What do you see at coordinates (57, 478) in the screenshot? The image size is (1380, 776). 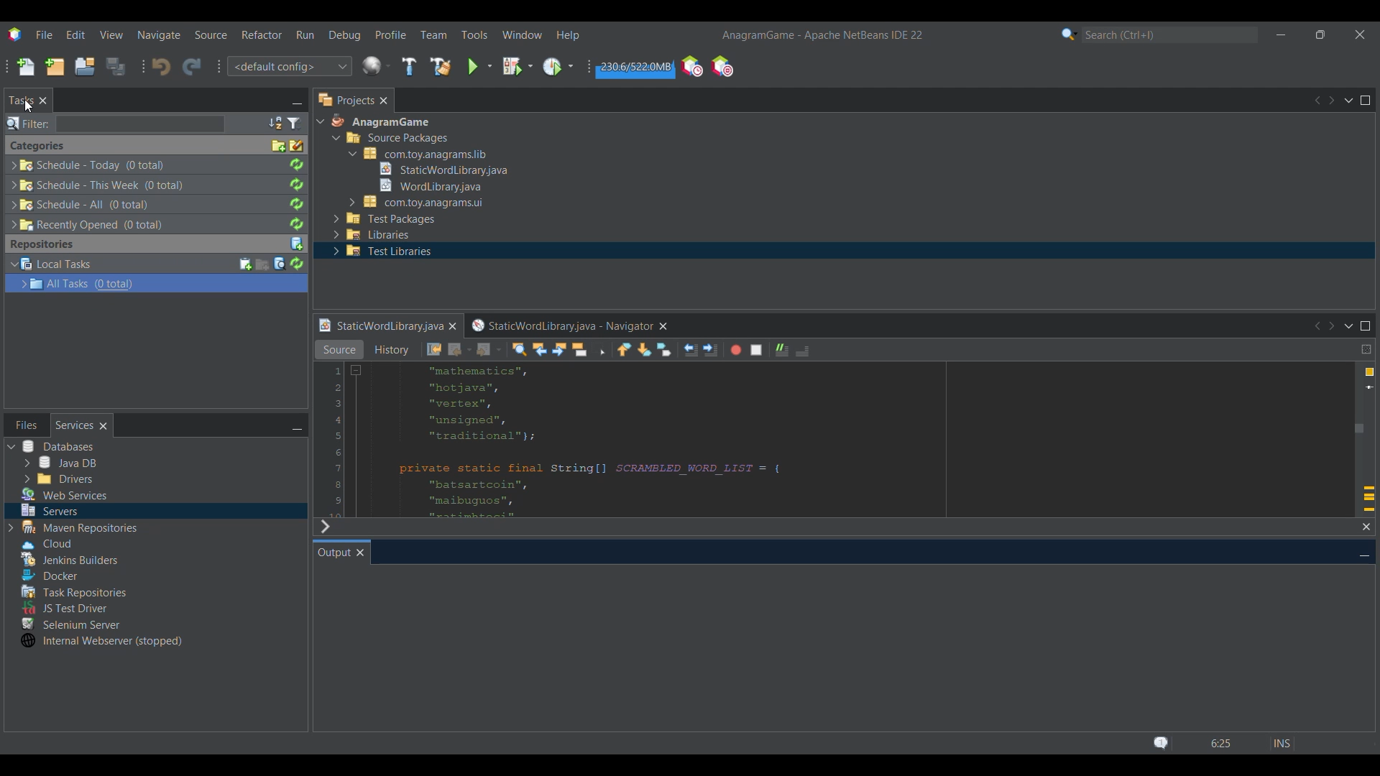 I see `` at bounding box center [57, 478].